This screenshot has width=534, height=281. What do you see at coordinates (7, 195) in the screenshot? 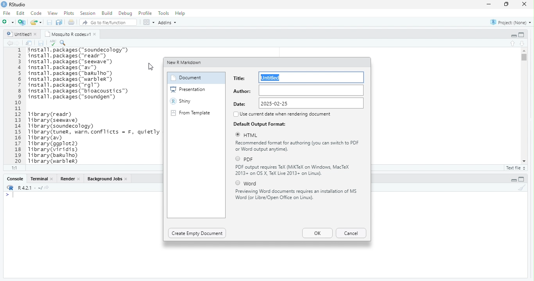
I see `>` at bounding box center [7, 195].